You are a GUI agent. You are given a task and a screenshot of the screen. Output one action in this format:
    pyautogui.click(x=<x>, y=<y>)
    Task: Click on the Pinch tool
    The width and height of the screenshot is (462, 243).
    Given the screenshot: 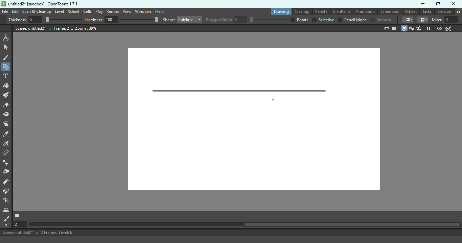 What is the action you would take?
    pyautogui.click(x=8, y=172)
    